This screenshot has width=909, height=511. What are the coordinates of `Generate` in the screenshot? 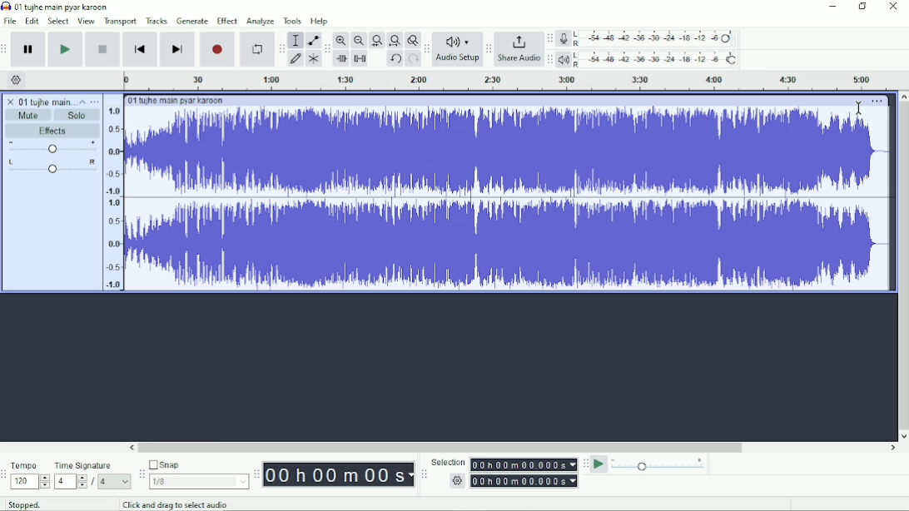 It's located at (193, 20).